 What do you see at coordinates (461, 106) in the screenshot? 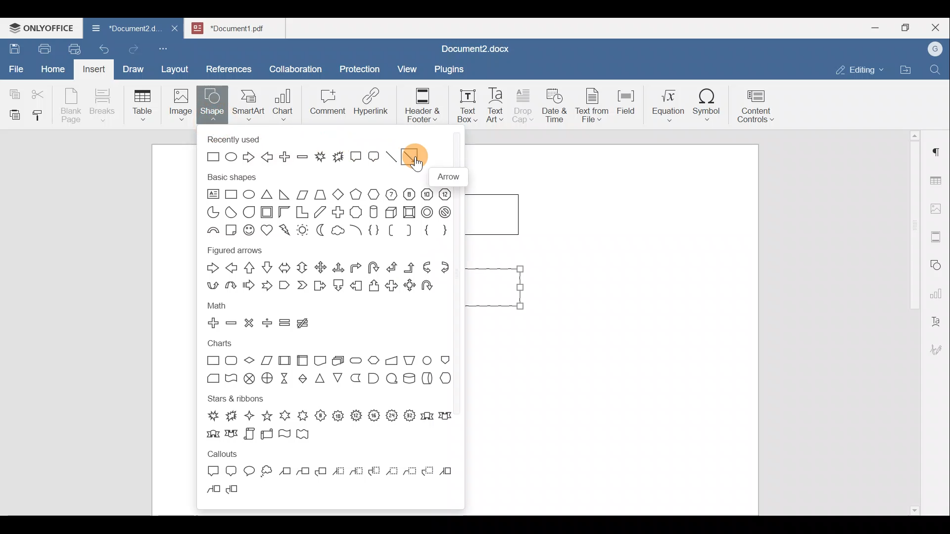
I see `Text box` at bounding box center [461, 106].